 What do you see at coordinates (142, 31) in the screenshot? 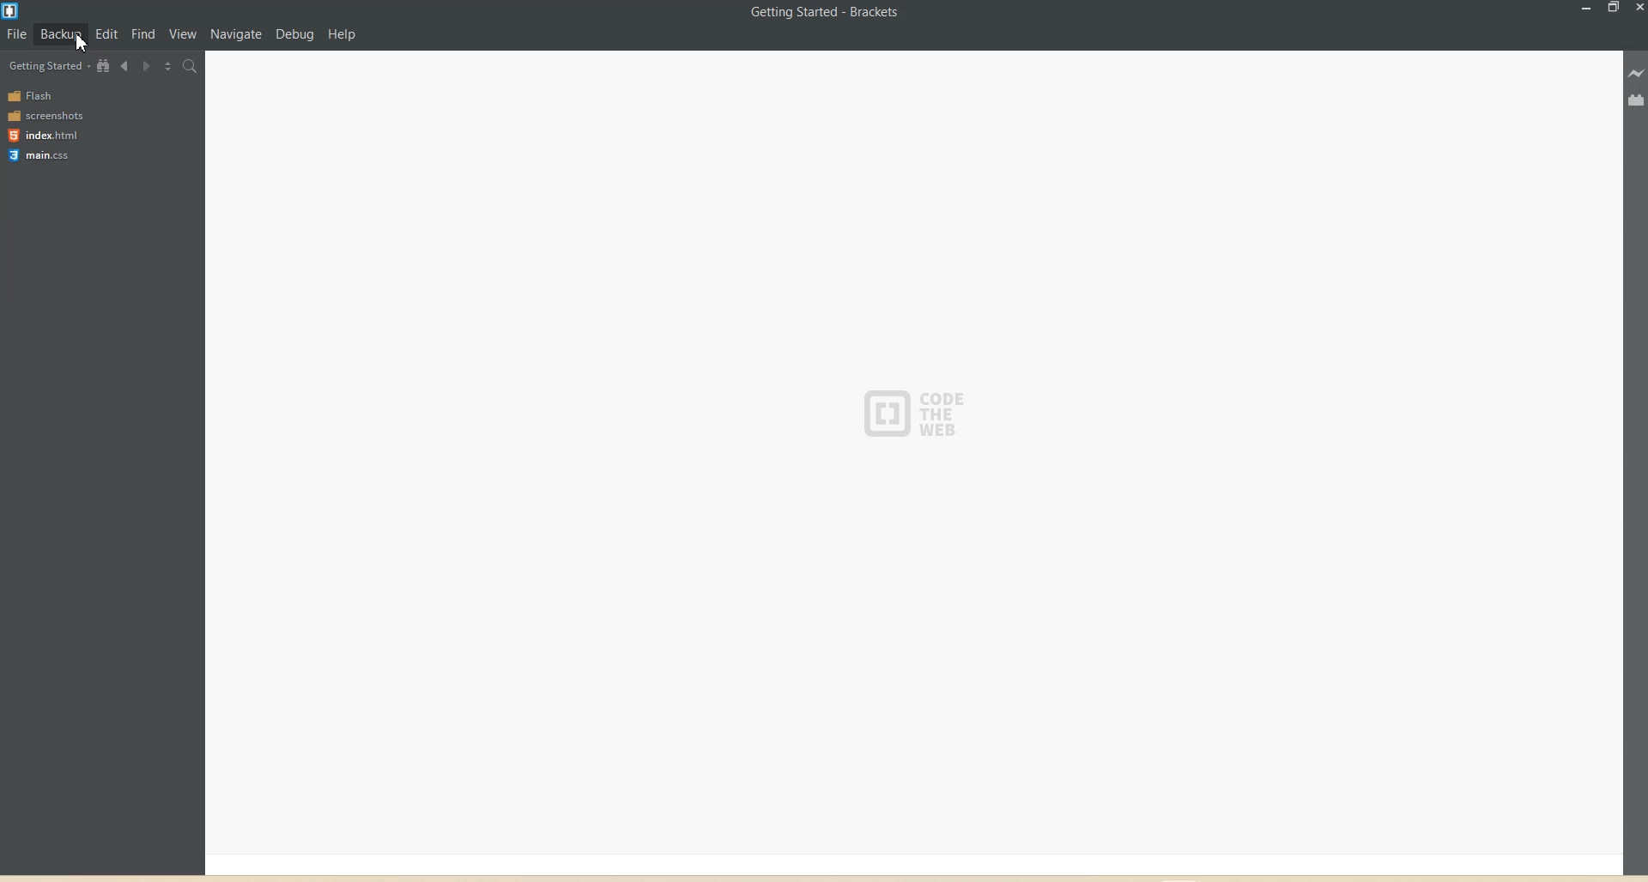
I see `Find` at bounding box center [142, 31].